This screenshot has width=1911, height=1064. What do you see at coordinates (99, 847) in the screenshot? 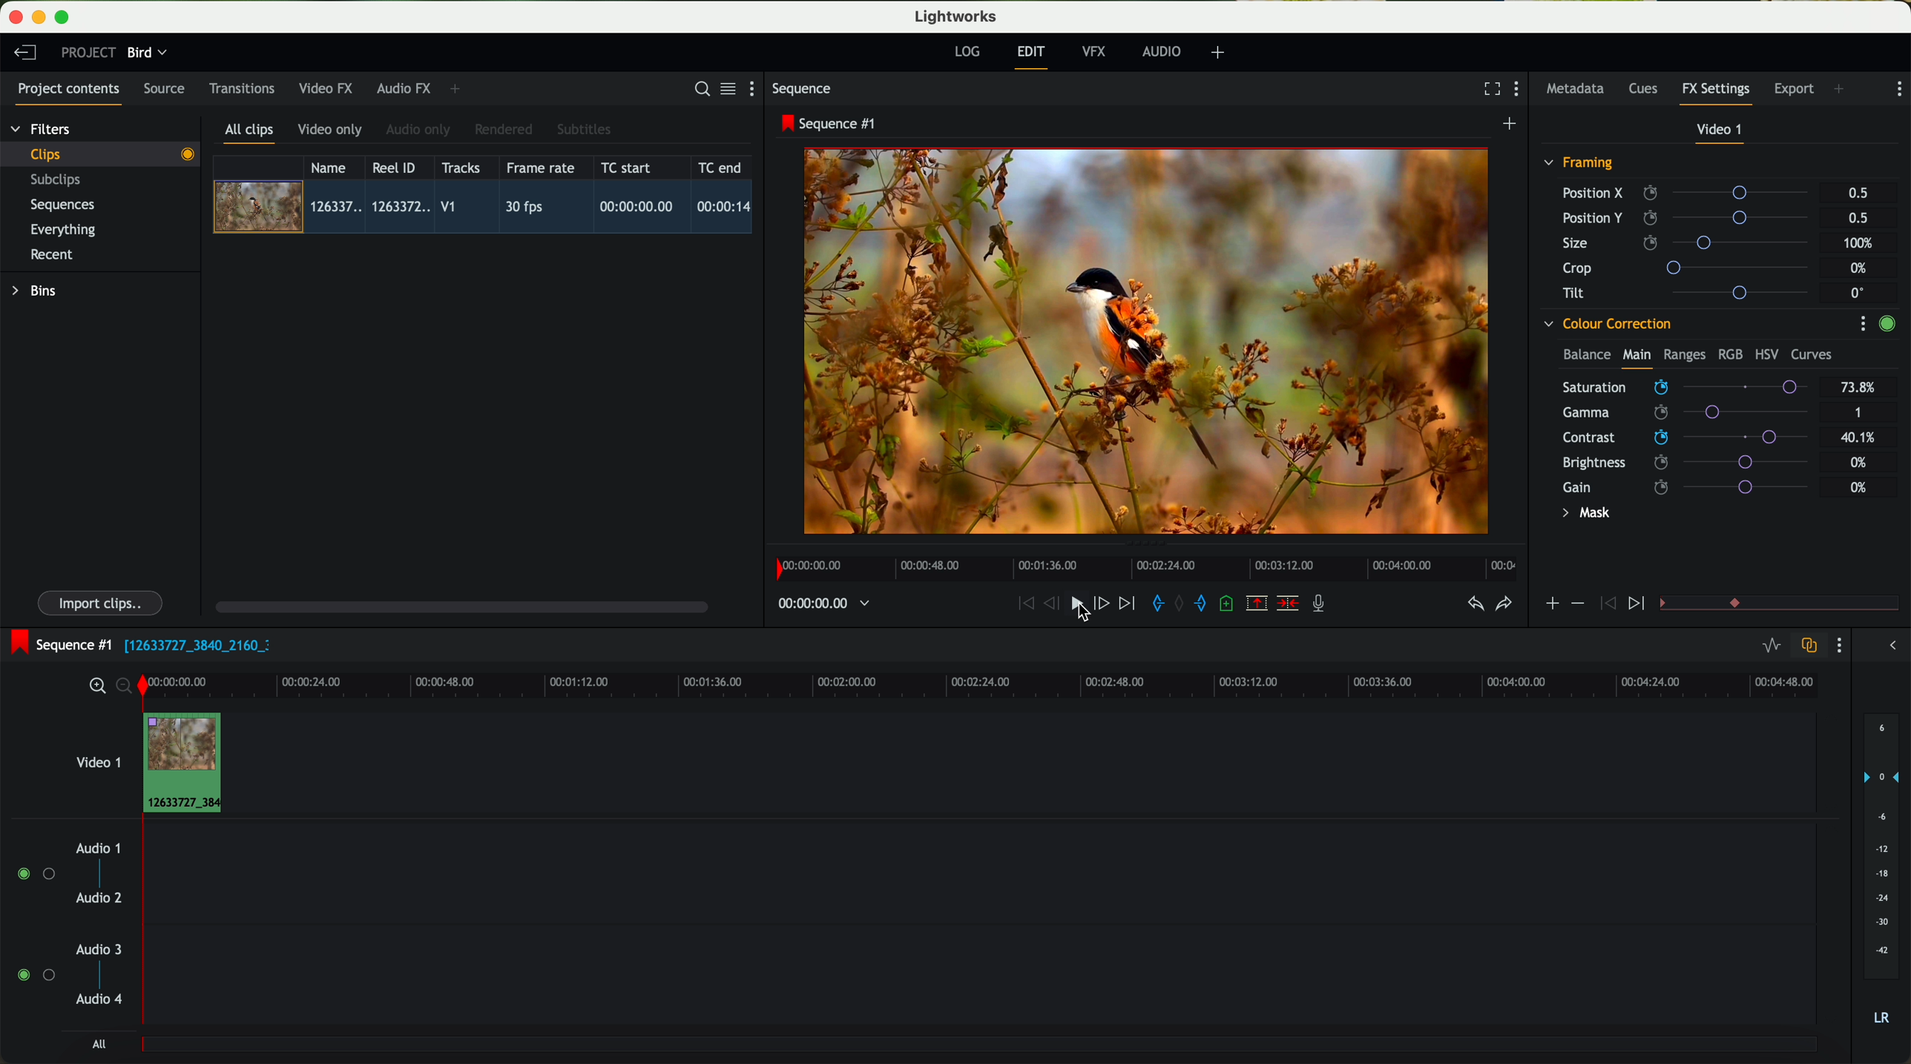
I see `audio 1` at bounding box center [99, 847].